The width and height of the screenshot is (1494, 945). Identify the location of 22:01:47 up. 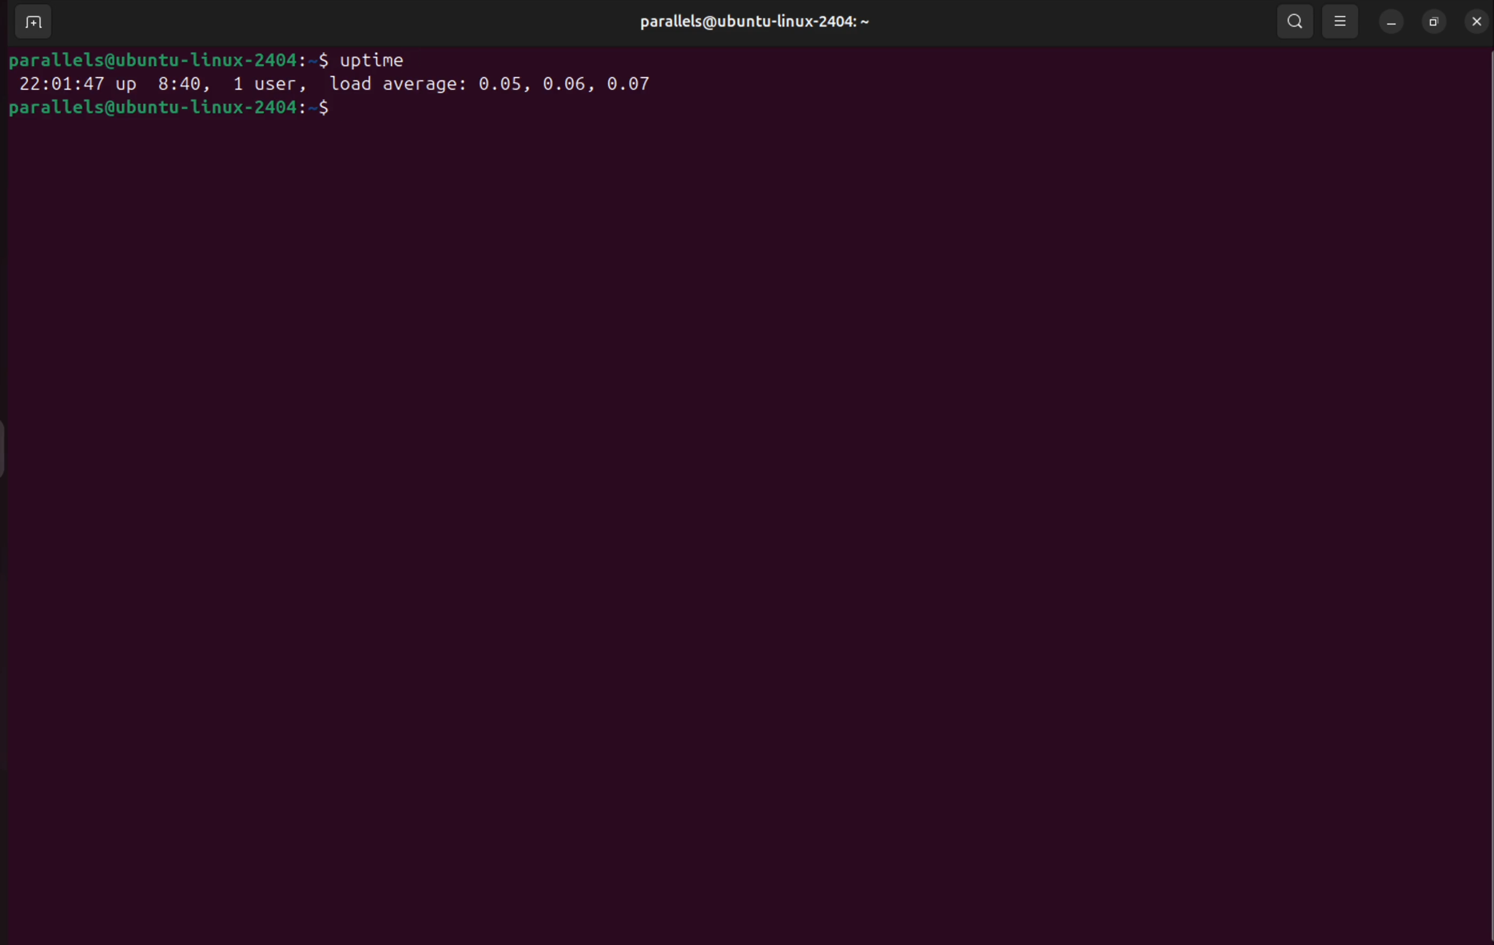
(73, 84).